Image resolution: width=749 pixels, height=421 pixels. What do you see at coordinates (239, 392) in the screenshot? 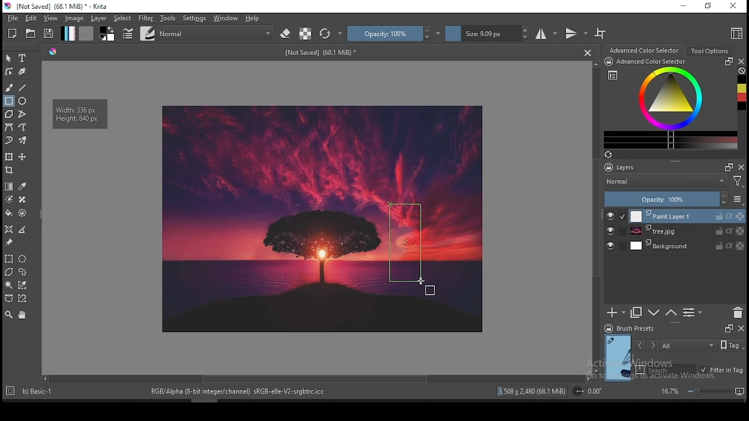
I see `'RGB/Alpha (8-bit integer/channel) sRGB-elle-V2-srgbtre.icc` at bounding box center [239, 392].